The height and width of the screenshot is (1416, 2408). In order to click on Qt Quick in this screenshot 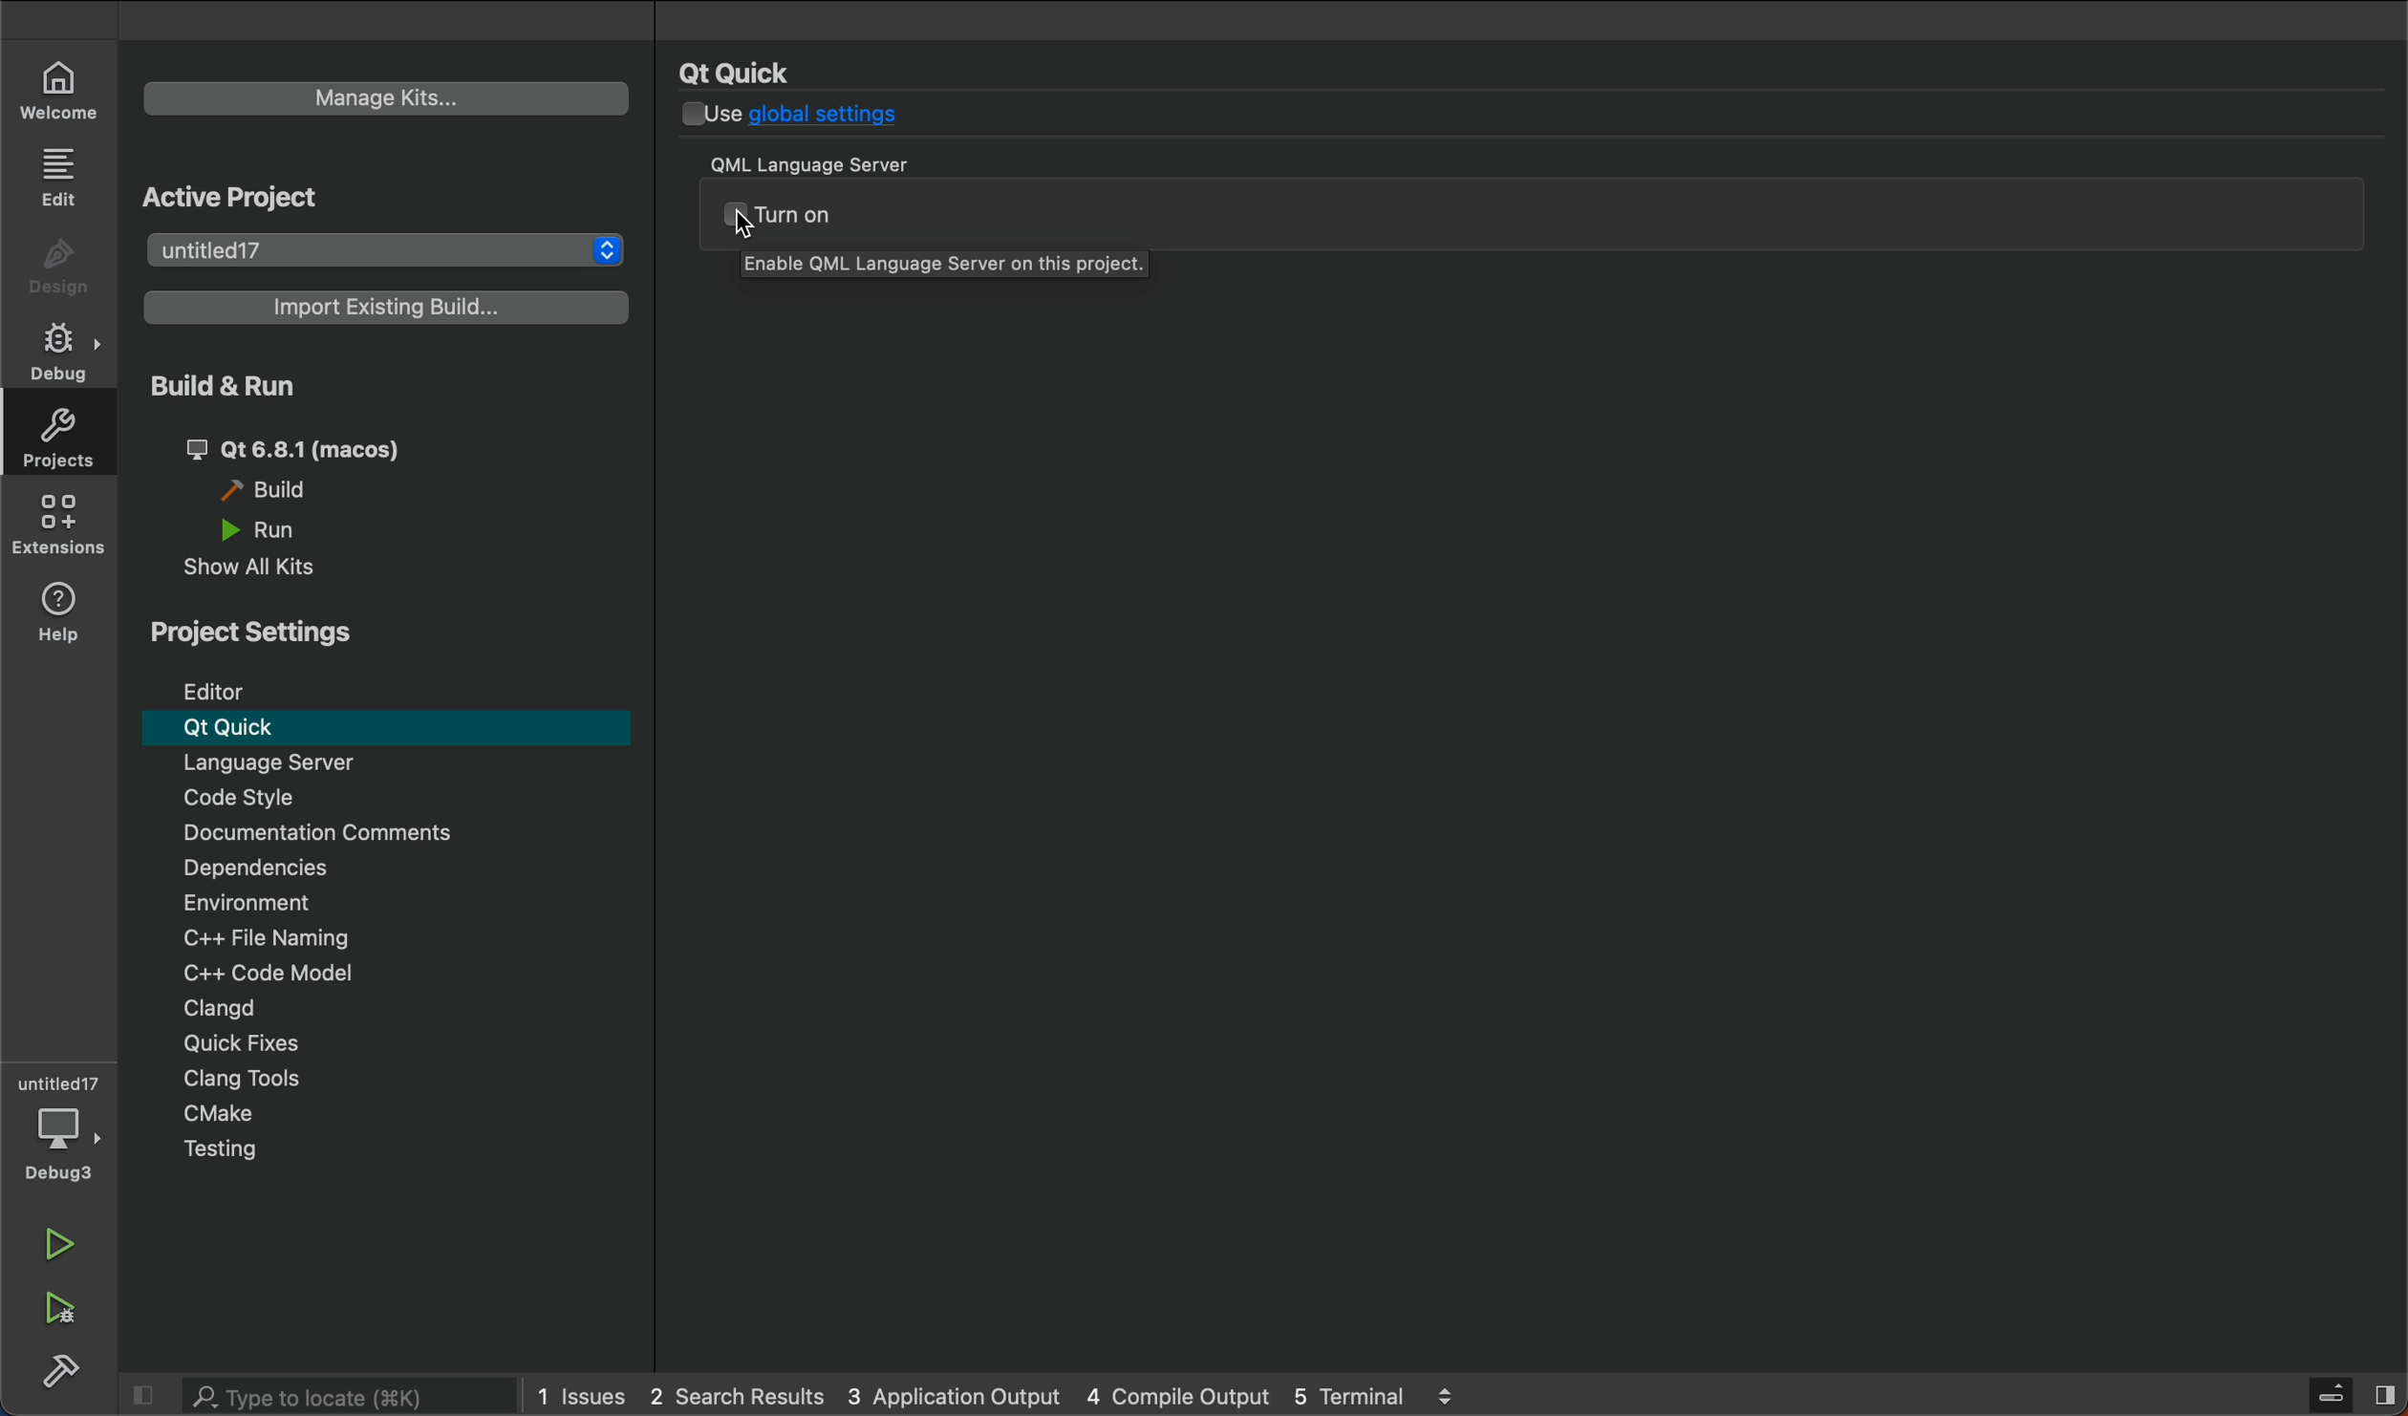, I will do `click(742, 71)`.